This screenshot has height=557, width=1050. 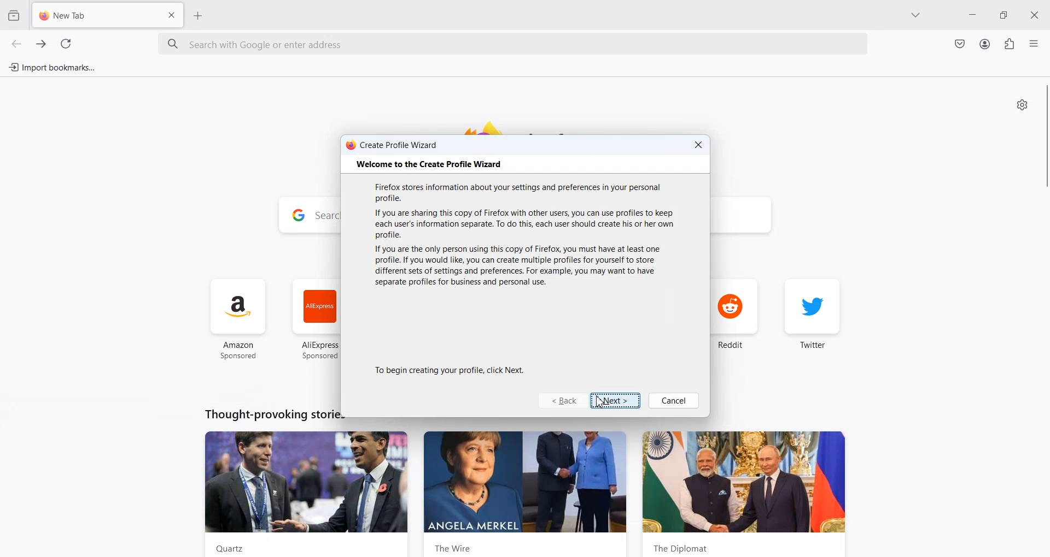 What do you see at coordinates (559, 401) in the screenshot?
I see `Back` at bounding box center [559, 401].